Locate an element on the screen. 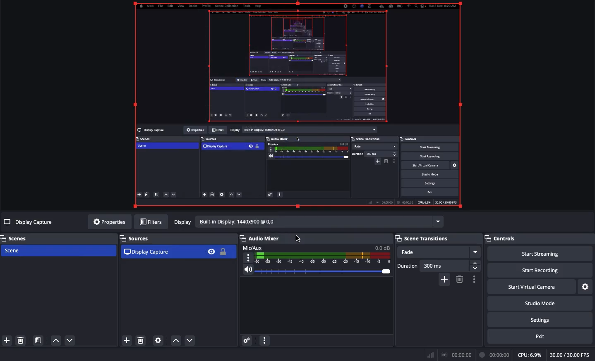 The height and width of the screenshot is (361, 595). Duration is located at coordinates (438, 266).